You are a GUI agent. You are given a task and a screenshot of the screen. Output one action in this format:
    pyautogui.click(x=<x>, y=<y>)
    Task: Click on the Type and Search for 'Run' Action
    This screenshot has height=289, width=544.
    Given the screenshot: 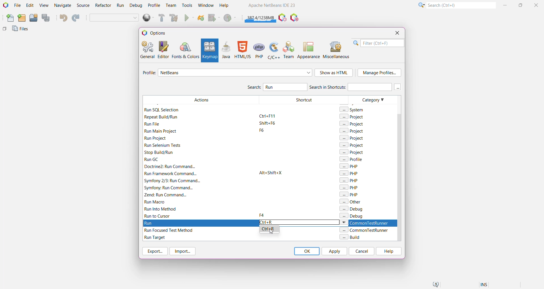 What is the action you would take?
    pyautogui.click(x=285, y=87)
    